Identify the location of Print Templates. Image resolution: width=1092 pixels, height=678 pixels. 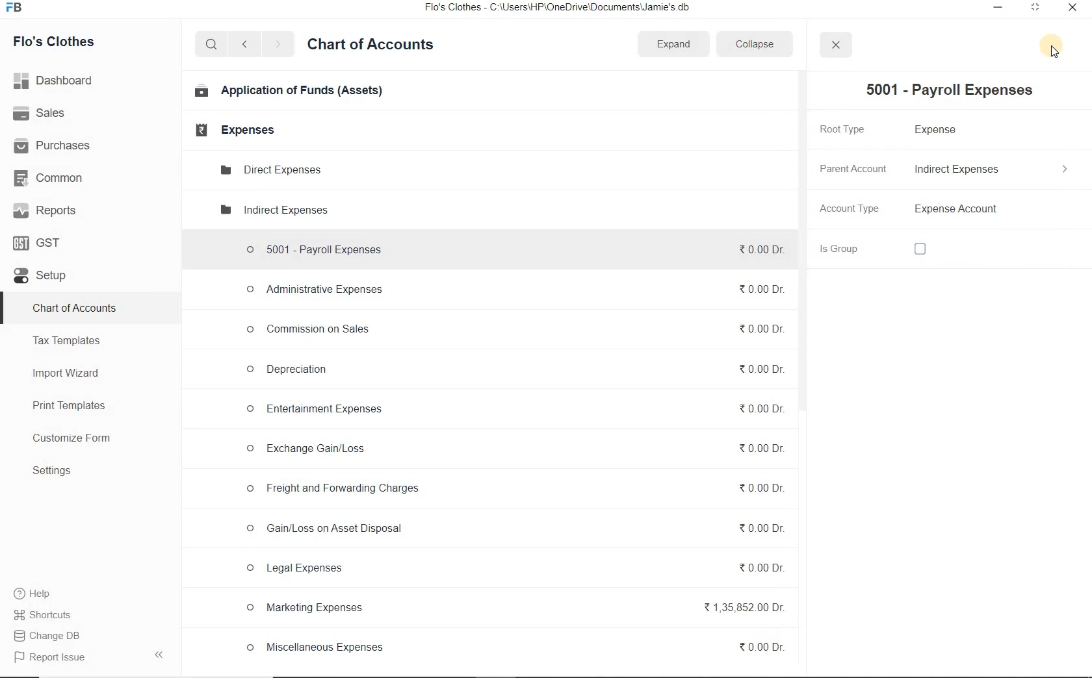
(69, 407).